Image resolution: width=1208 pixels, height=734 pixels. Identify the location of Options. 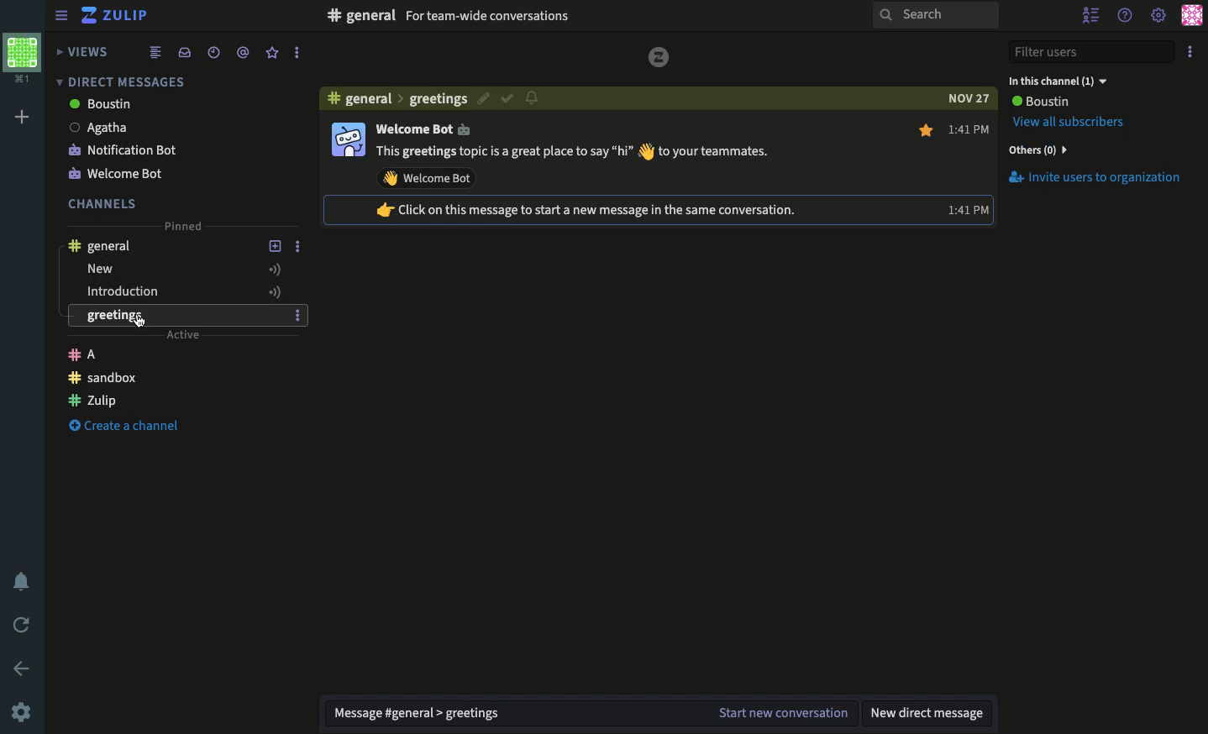
(297, 247).